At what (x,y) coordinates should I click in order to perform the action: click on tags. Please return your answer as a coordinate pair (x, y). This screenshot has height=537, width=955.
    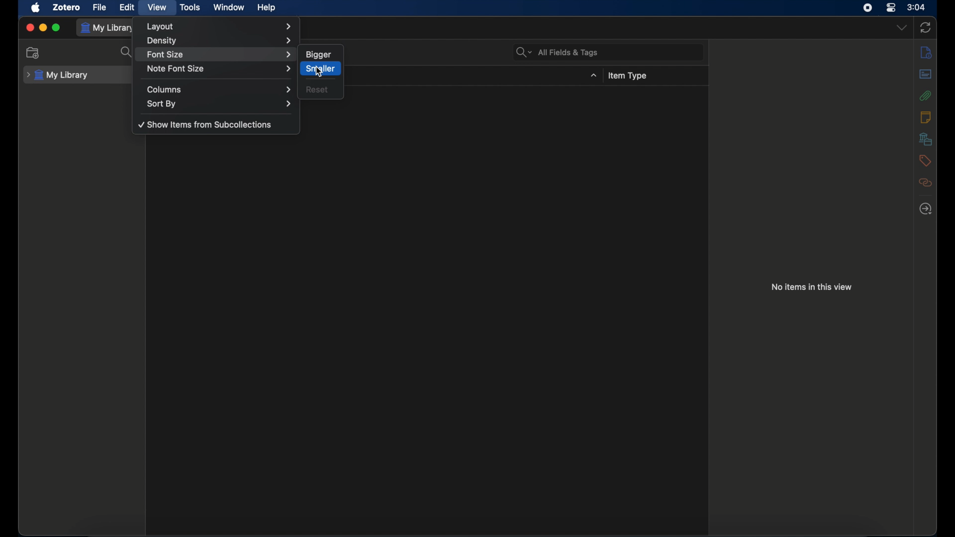
    Looking at the image, I should click on (925, 160).